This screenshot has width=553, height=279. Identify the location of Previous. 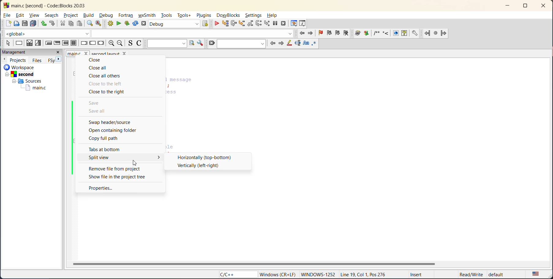
(5, 59).